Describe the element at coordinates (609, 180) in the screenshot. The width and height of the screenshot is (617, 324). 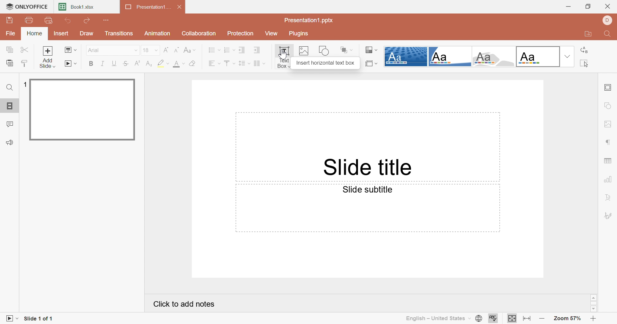
I see `Chart settings` at that location.